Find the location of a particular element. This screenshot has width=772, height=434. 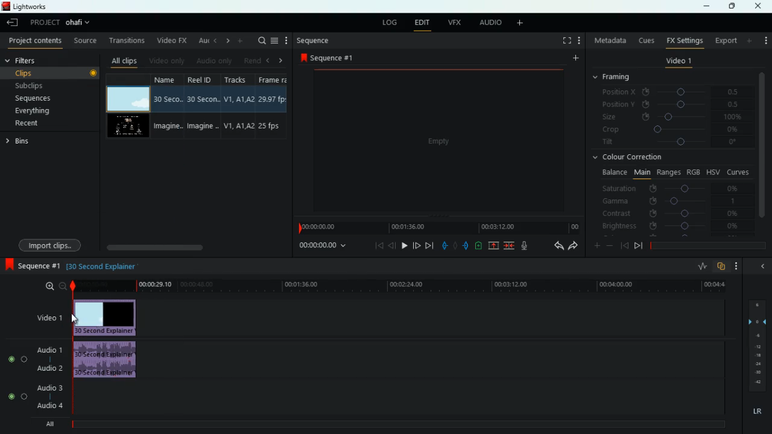

sequence is located at coordinates (312, 40).